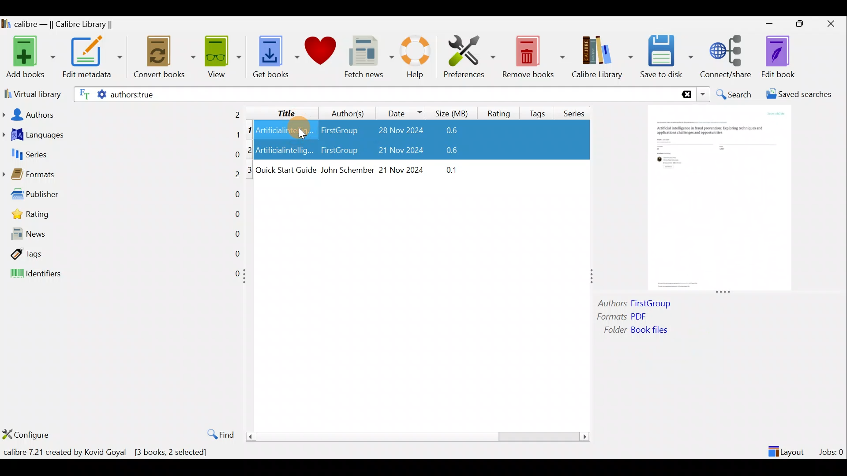 The image size is (847, 476). Describe the element at coordinates (414, 436) in the screenshot. I see `Scroll bar` at that location.